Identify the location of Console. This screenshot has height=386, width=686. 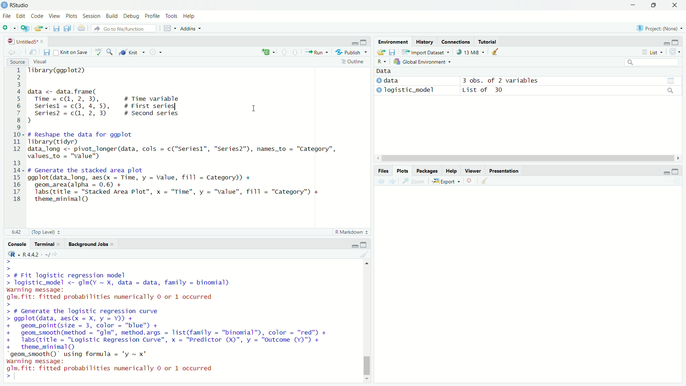
(18, 243).